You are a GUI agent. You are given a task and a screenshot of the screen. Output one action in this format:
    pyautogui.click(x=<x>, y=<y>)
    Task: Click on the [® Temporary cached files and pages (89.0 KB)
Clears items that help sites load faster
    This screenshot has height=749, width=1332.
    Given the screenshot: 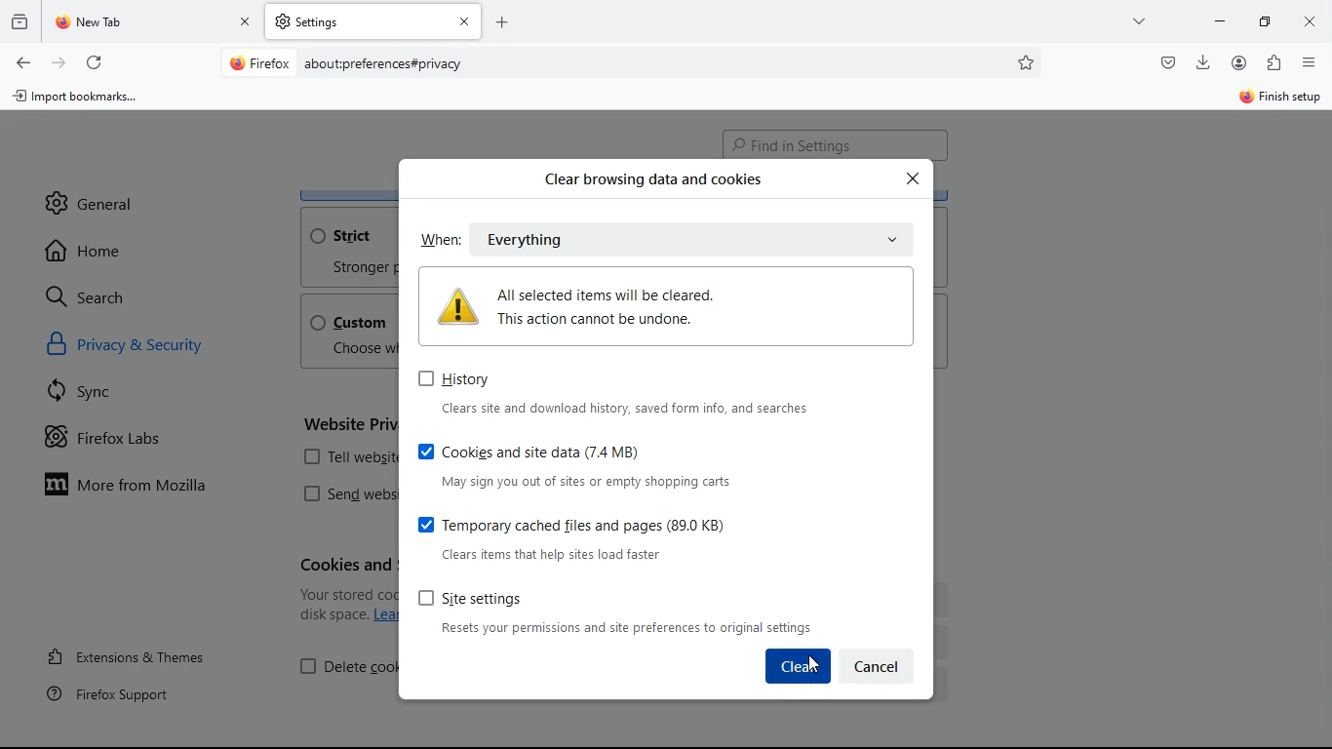 What is the action you would take?
    pyautogui.click(x=610, y=537)
    